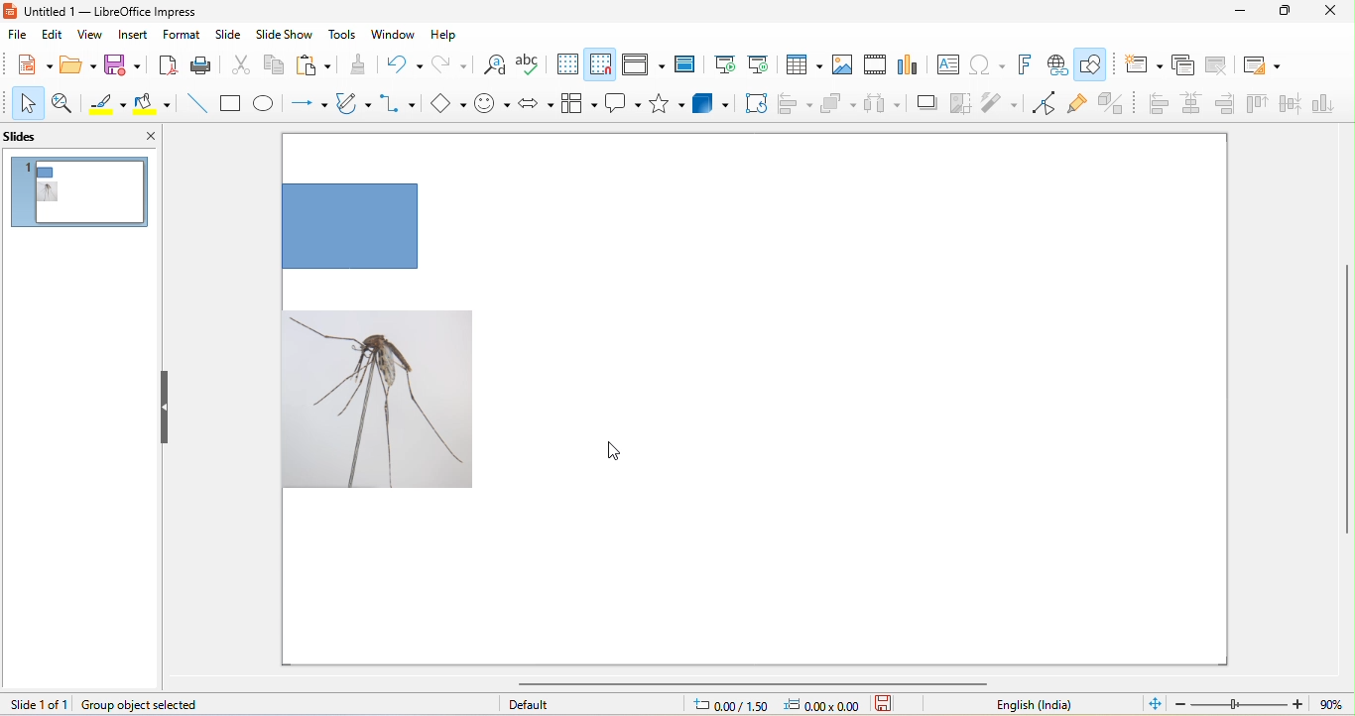 Image resolution: width=1355 pixels, height=716 pixels. Describe the element at coordinates (567, 63) in the screenshot. I see `display grid` at that location.